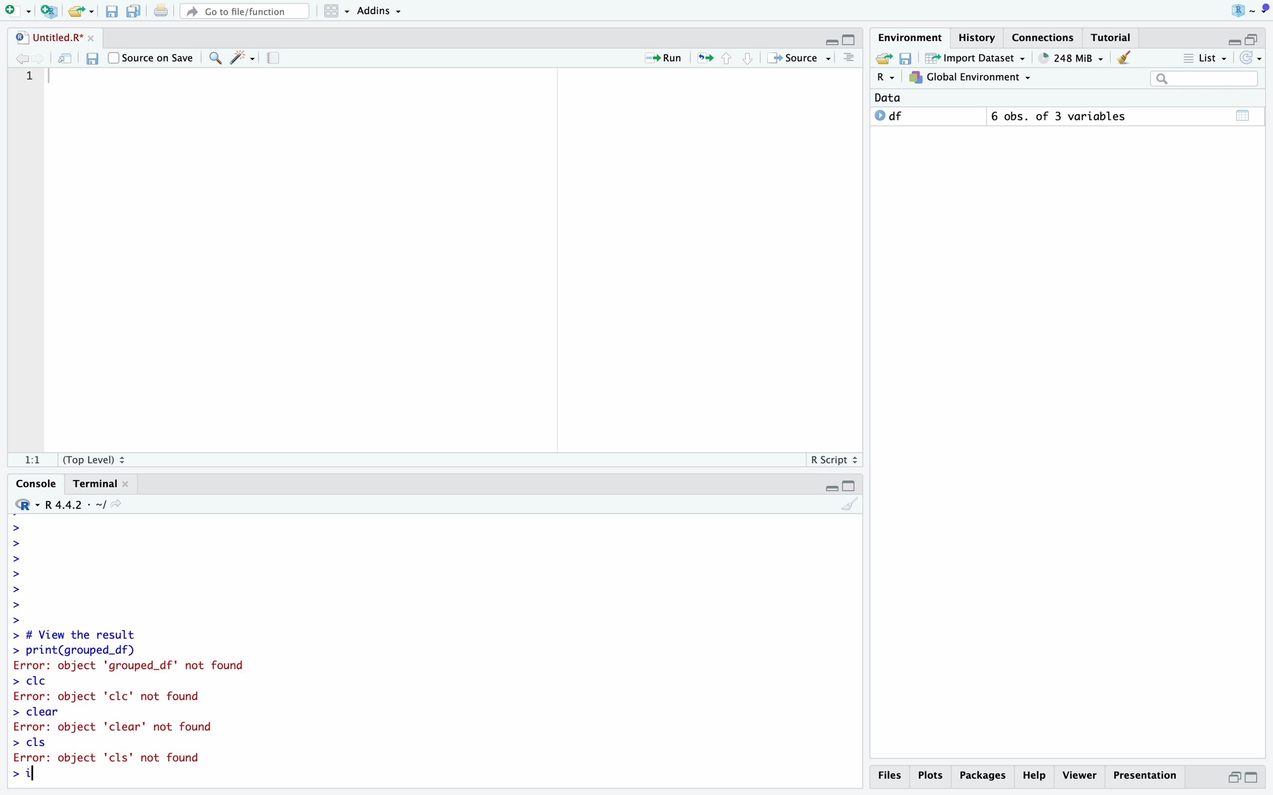  Describe the element at coordinates (54, 37) in the screenshot. I see `Untitled.R*` at that location.